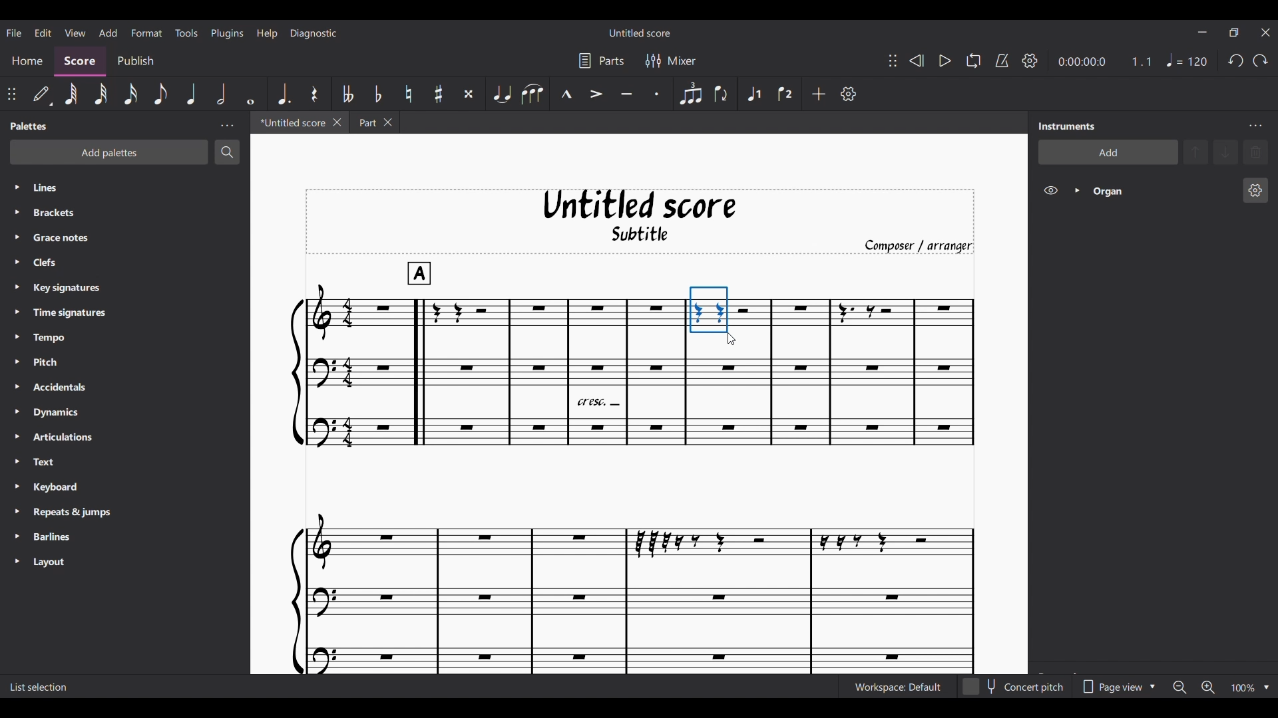 The width and height of the screenshot is (1278, 718). I want to click on Diagnostic menu, so click(314, 33).